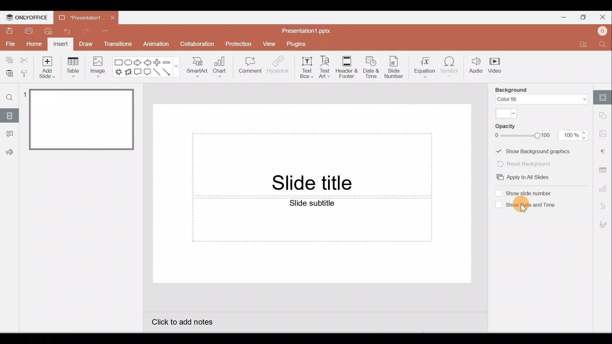  What do you see at coordinates (534, 206) in the screenshot?
I see `Show date and time` at bounding box center [534, 206].